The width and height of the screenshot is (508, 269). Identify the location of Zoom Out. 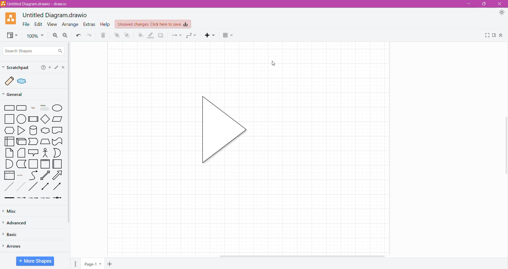
(65, 35).